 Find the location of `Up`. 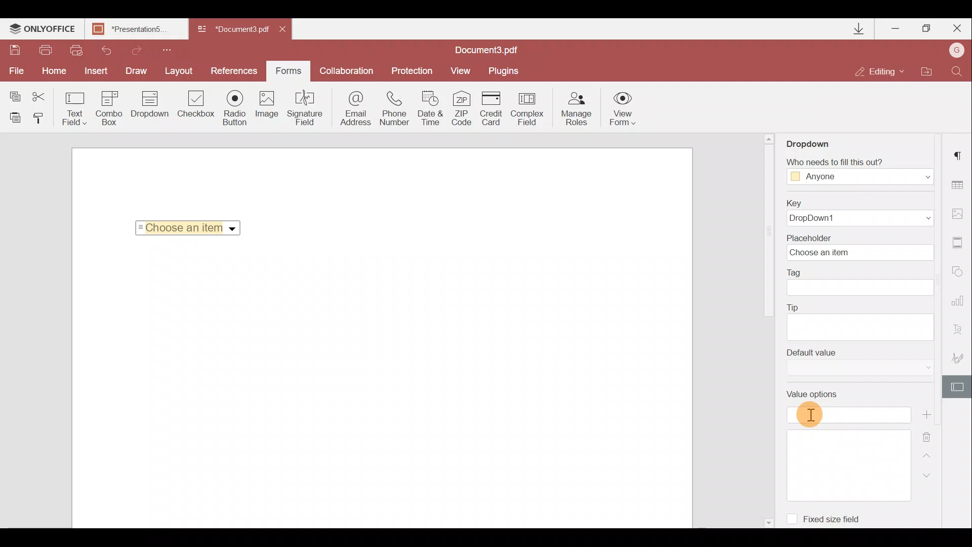

Up is located at coordinates (929, 454).